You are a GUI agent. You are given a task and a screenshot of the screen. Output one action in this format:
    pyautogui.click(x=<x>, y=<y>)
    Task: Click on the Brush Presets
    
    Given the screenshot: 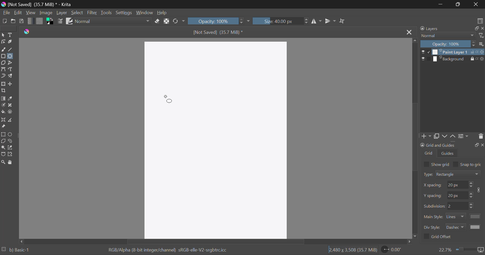 What is the action you would take?
    pyautogui.click(x=70, y=21)
    